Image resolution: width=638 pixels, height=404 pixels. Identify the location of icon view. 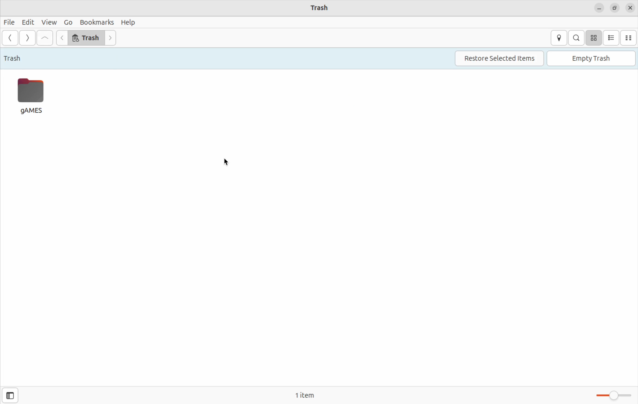
(595, 38).